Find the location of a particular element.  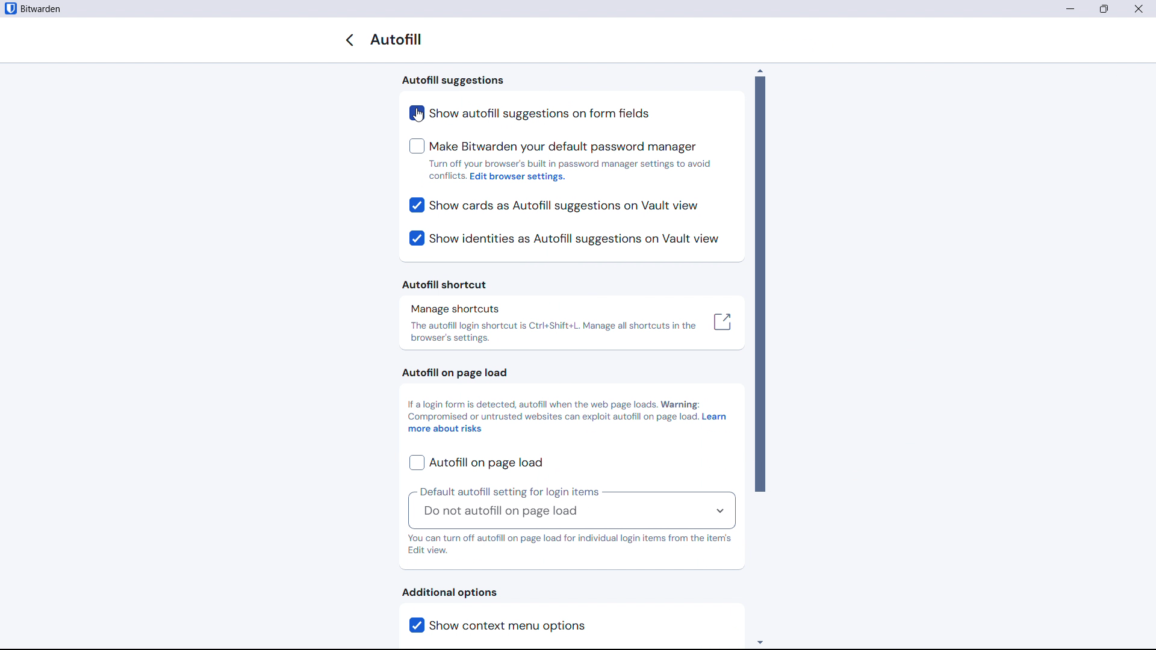

edit browser settings is located at coordinates (520, 178).